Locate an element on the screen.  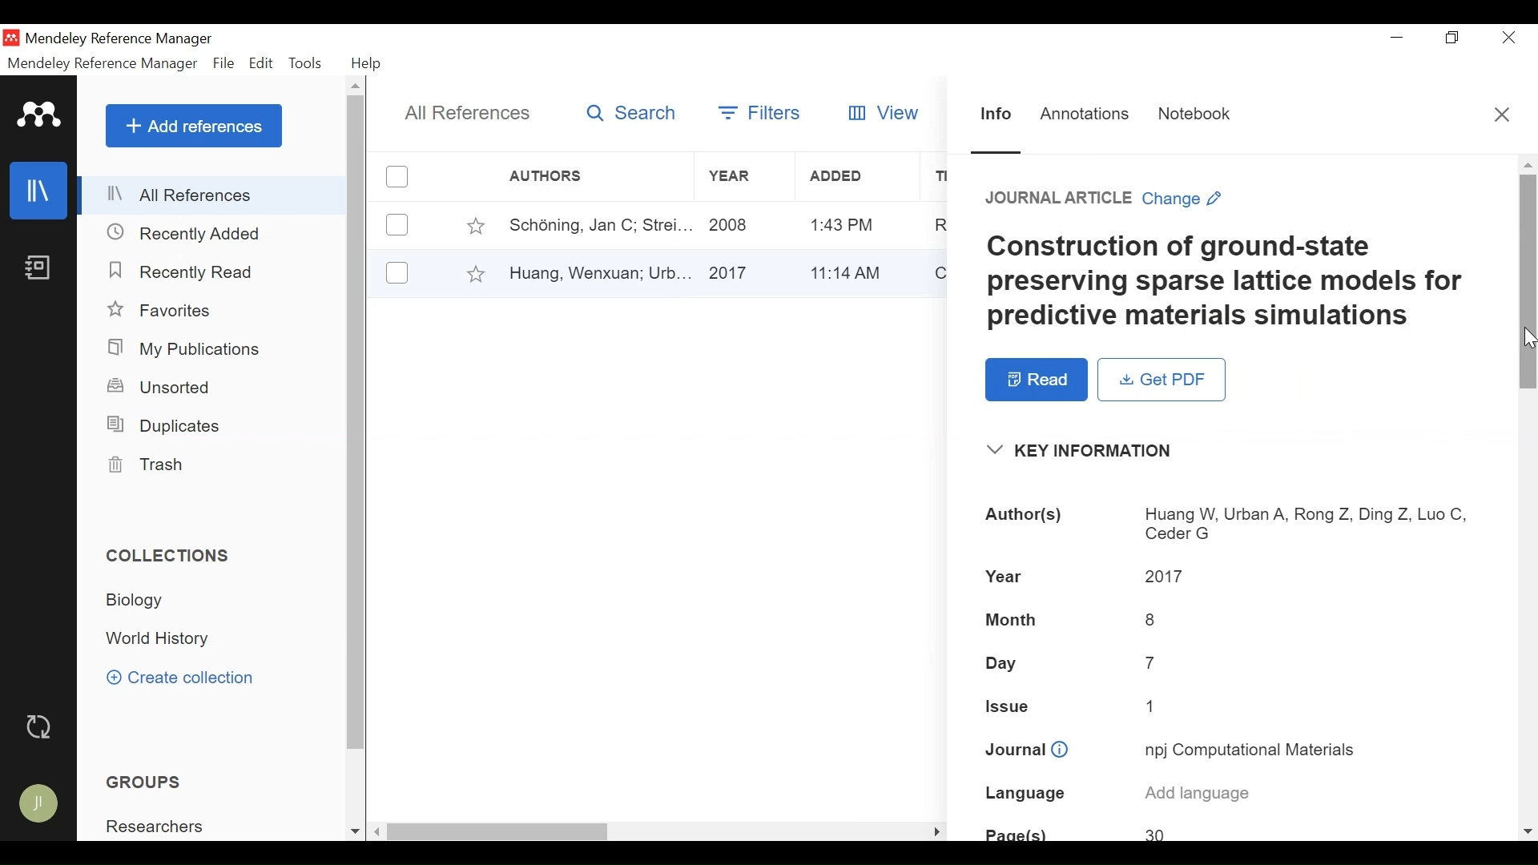
Search is located at coordinates (632, 113).